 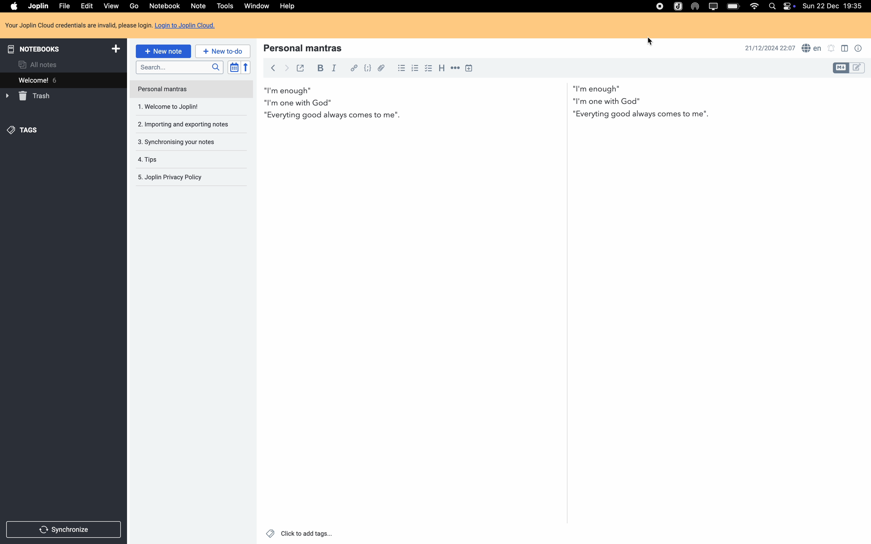 I want to click on controls, so click(x=789, y=6).